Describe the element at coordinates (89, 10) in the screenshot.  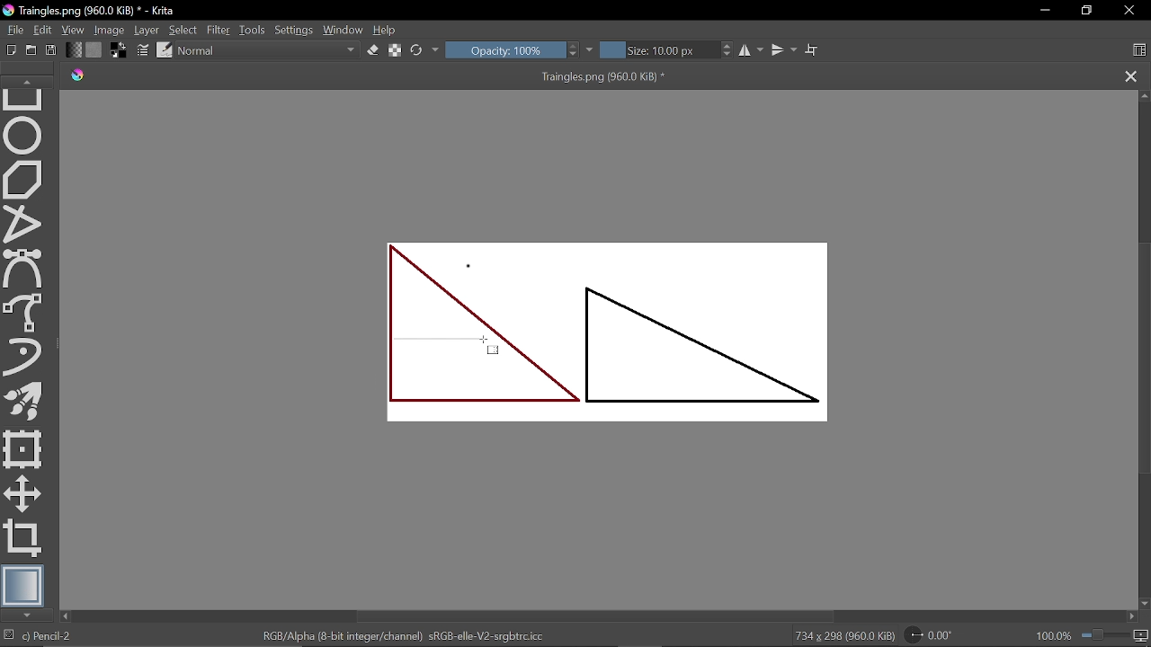
I see `Traingles.png (960.0 KiB) * - Krita` at that location.